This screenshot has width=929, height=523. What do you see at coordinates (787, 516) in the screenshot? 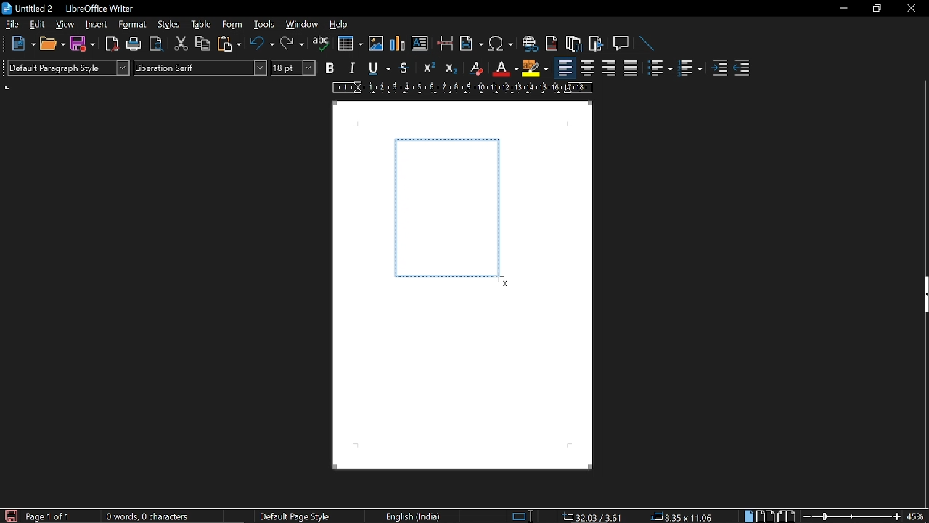
I see `book view` at bounding box center [787, 516].